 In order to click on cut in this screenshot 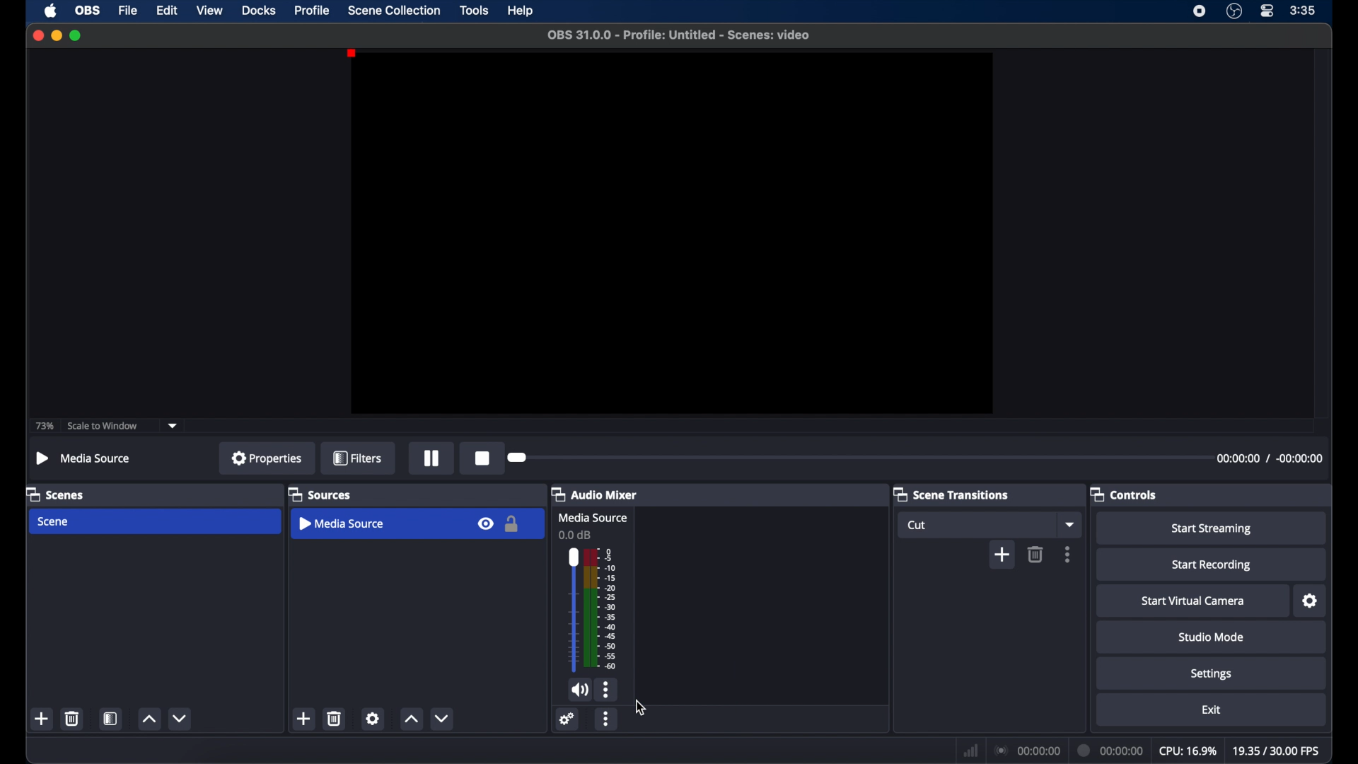, I will do `click(917, 525)`.